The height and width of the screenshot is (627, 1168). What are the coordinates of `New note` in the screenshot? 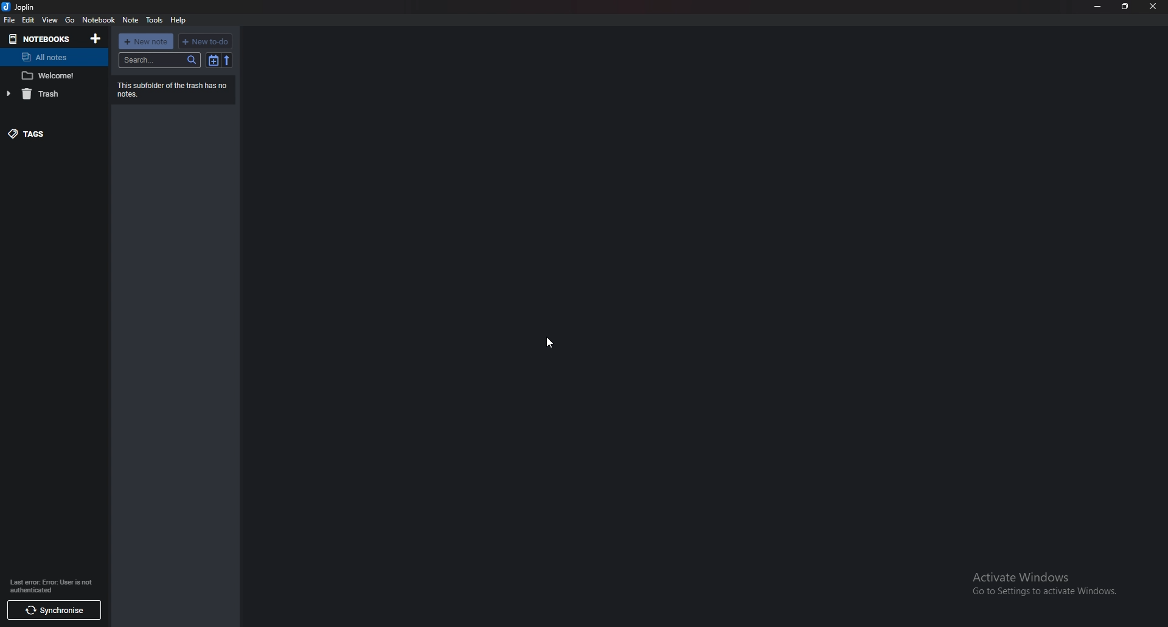 It's located at (146, 41).